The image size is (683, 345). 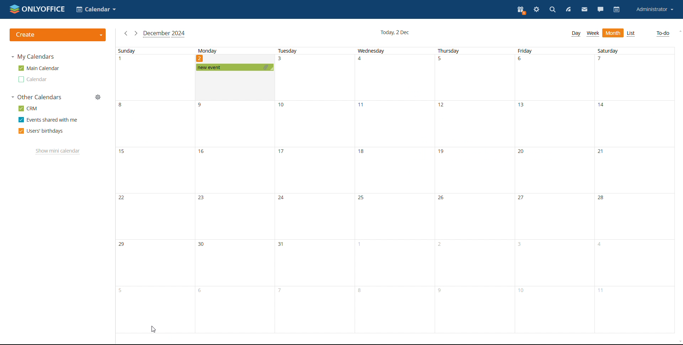 What do you see at coordinates (32, 79) in the screenshot?
I see `other calendar` at bounding box center [32, 79].